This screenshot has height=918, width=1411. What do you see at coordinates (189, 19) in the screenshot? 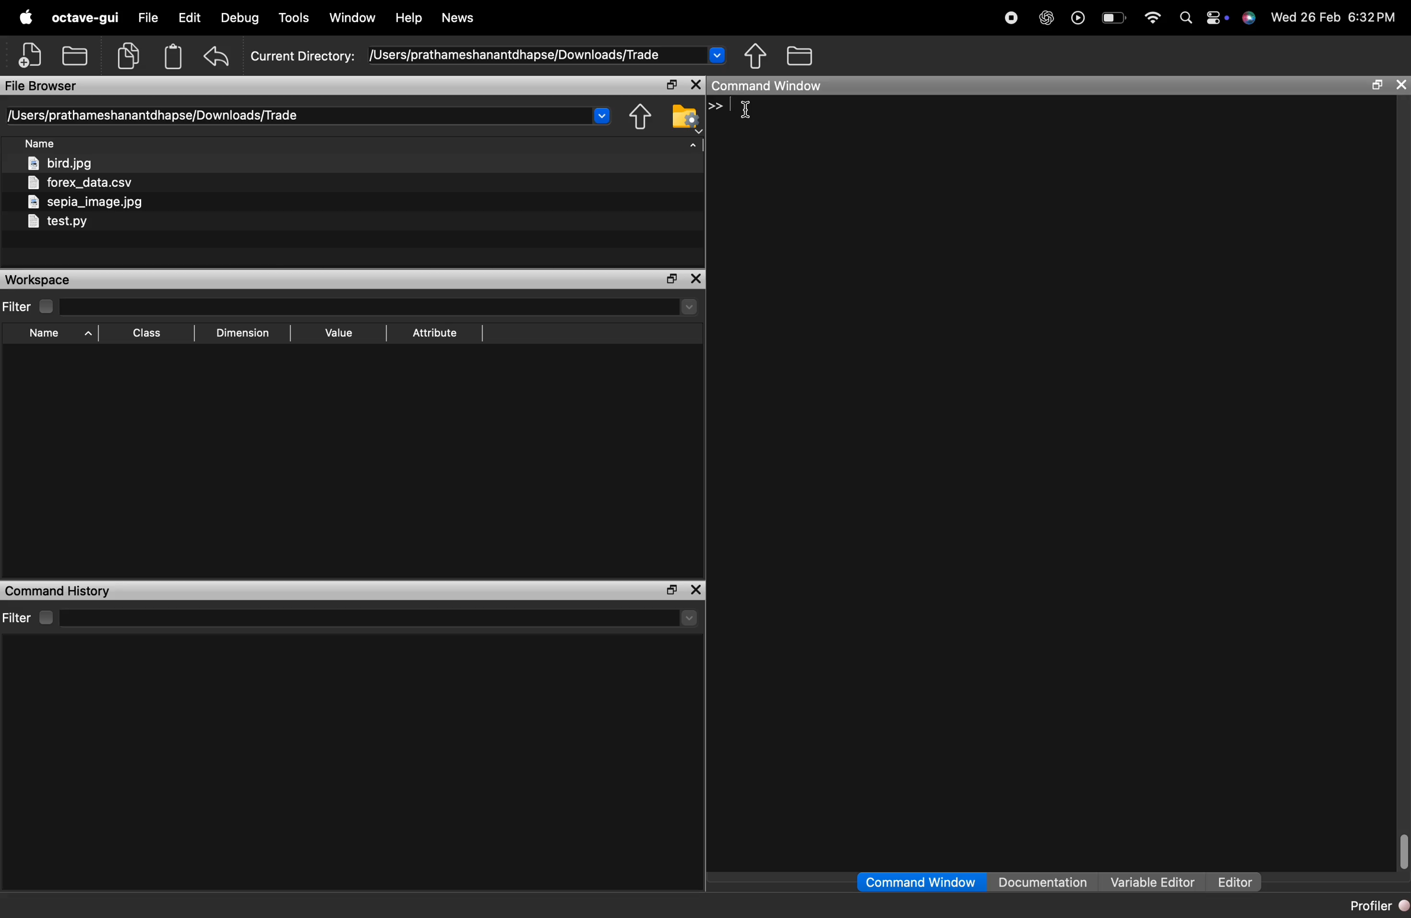
I see `edit` at bounding box center [189, 19].